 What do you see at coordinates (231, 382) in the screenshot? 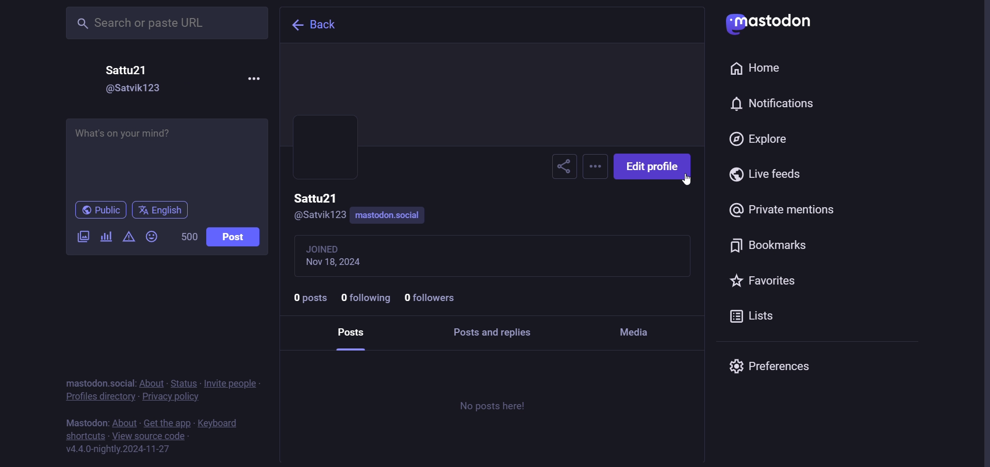
I see `invite people` at bounding box center [231, 382].